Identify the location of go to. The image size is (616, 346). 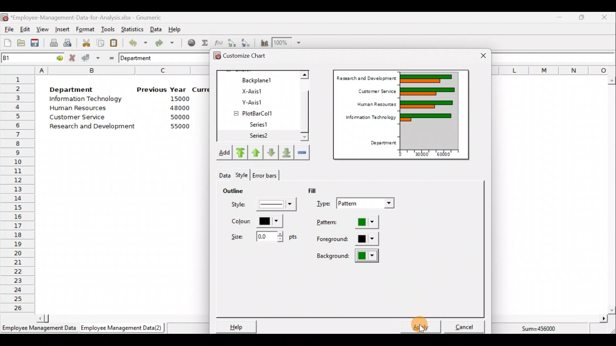
(57, 57).